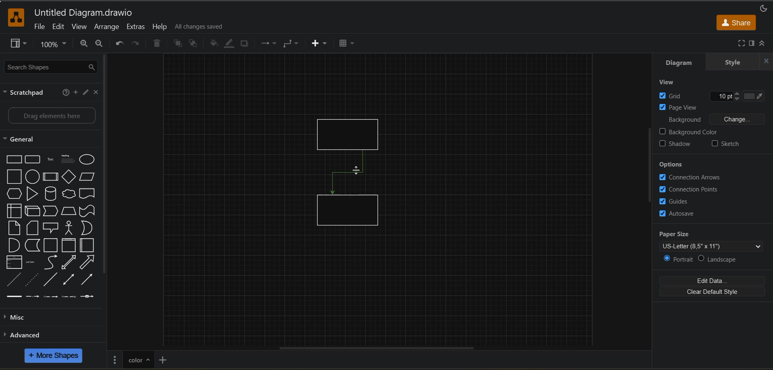 The width and height of the screenshot is (773, 370). I want to click on Connector with 3 label, so click(68, 298).